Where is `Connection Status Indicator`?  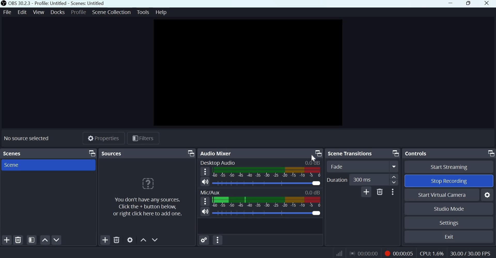
Connection Status Indicator is located at coordinates (340, 253).